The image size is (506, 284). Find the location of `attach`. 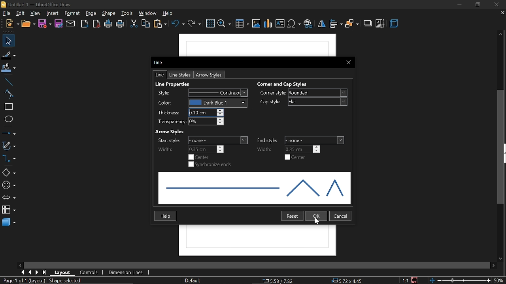

attach is located at coordinates (70, 24).